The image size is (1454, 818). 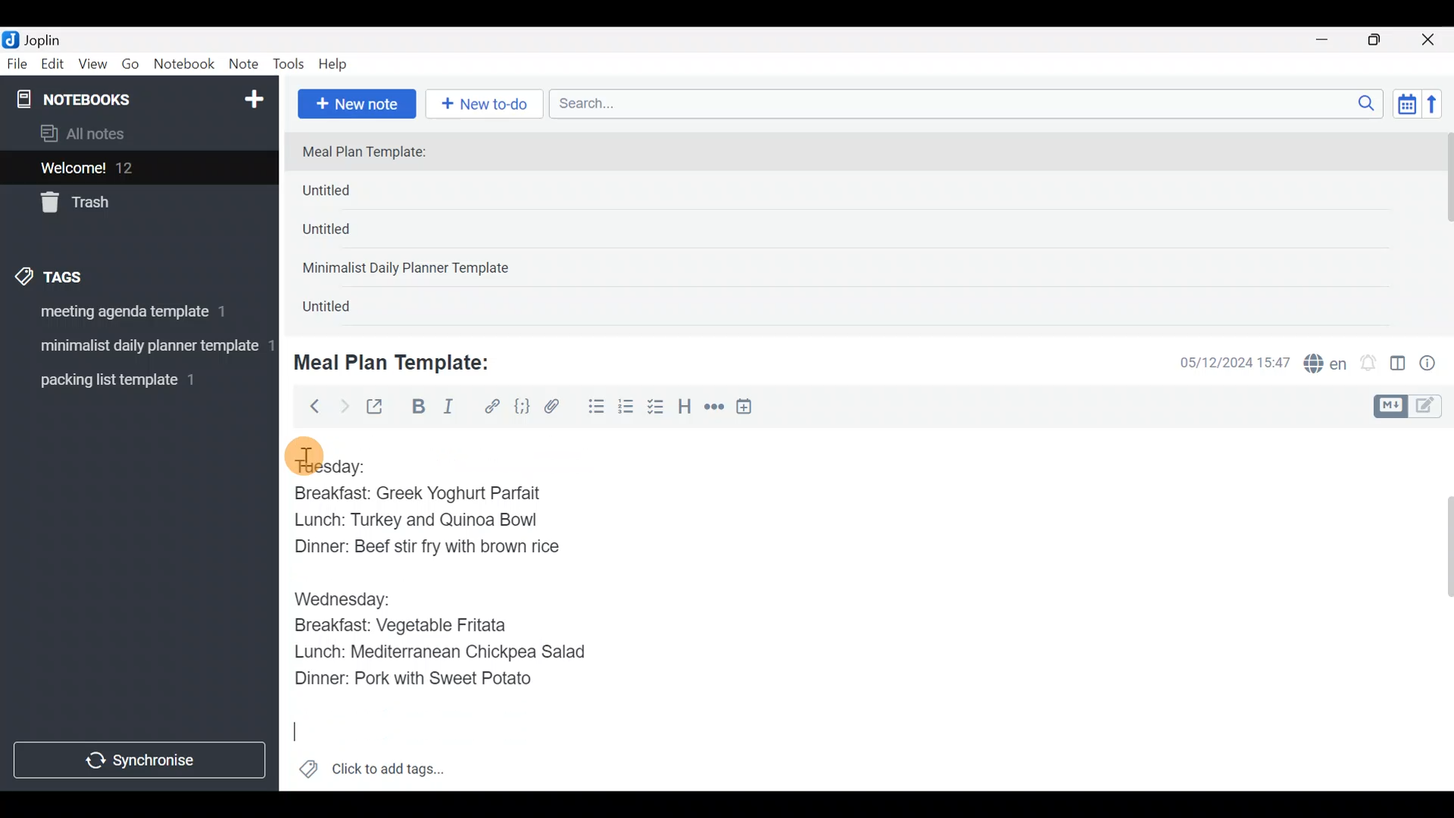 I want to click on Untitled, so click(x=351, y=194).